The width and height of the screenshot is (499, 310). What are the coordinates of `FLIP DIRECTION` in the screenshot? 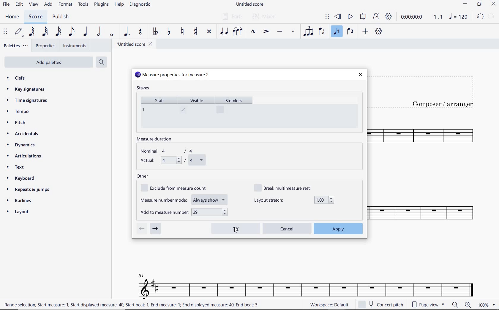 It's located at (322, 32).